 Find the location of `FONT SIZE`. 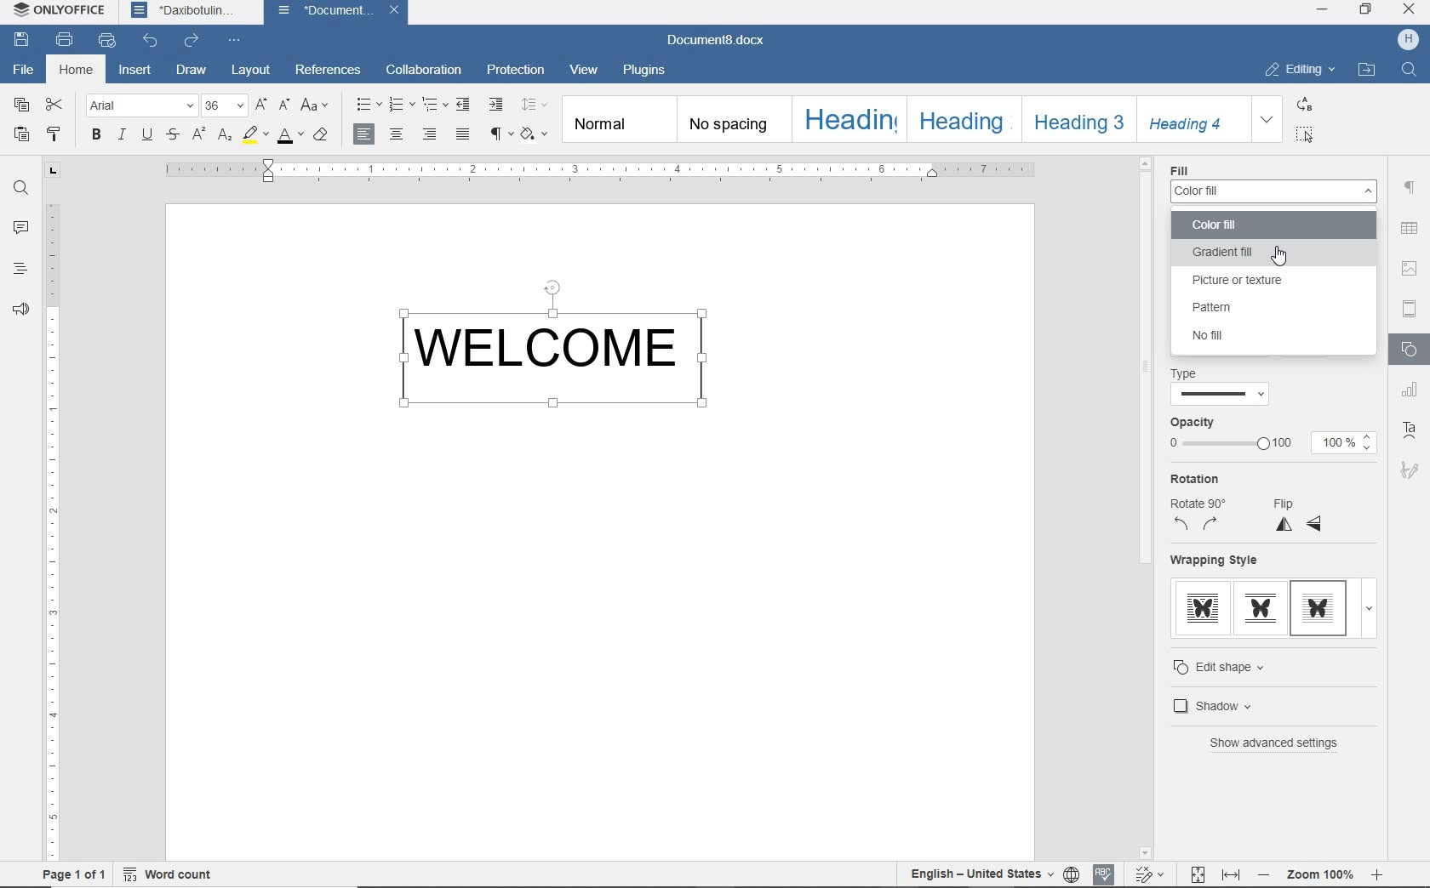

FONT SIZE is located at coordinates (223, 105).